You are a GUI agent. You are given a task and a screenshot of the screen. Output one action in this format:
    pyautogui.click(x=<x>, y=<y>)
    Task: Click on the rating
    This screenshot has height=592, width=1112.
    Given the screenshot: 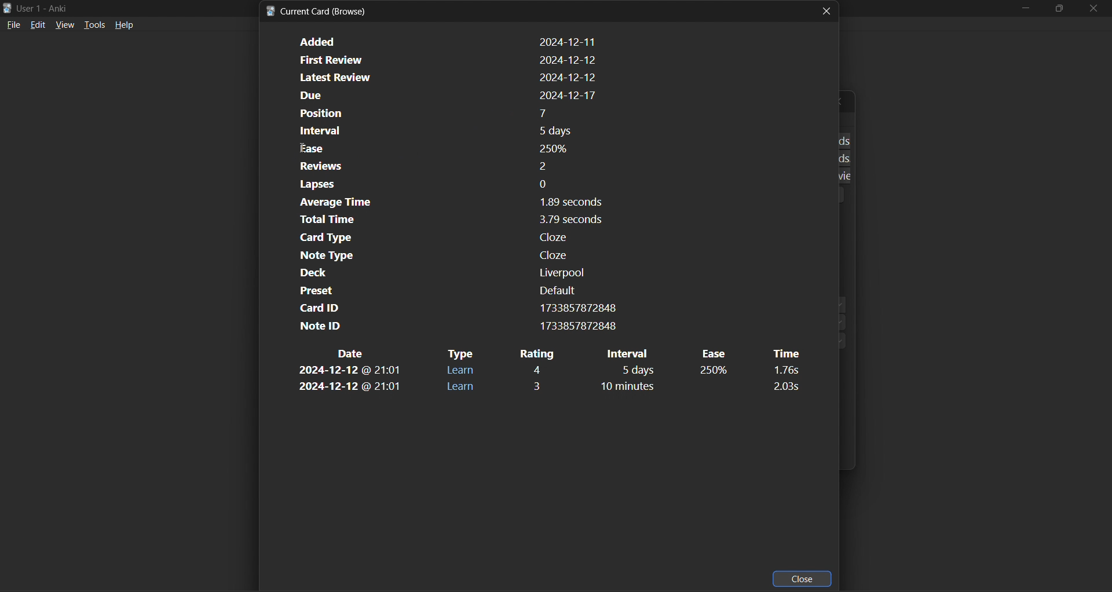 What is the action you would take?
    pyautogui.click(x=539, y=370)
    